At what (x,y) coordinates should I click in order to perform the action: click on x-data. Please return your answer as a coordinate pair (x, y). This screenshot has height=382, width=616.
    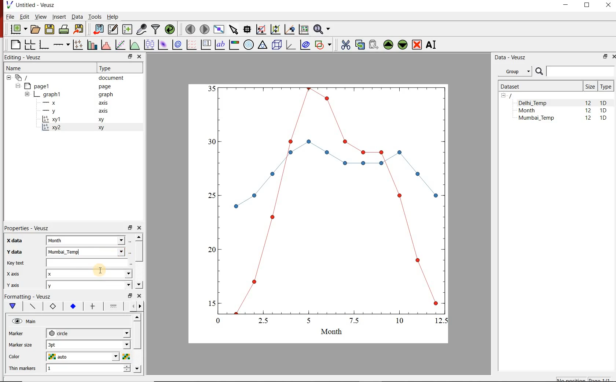
    Looking at the image, I should click on (15, 240).